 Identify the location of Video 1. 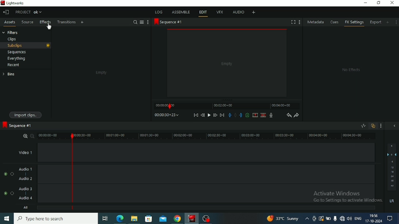
(37, 153).